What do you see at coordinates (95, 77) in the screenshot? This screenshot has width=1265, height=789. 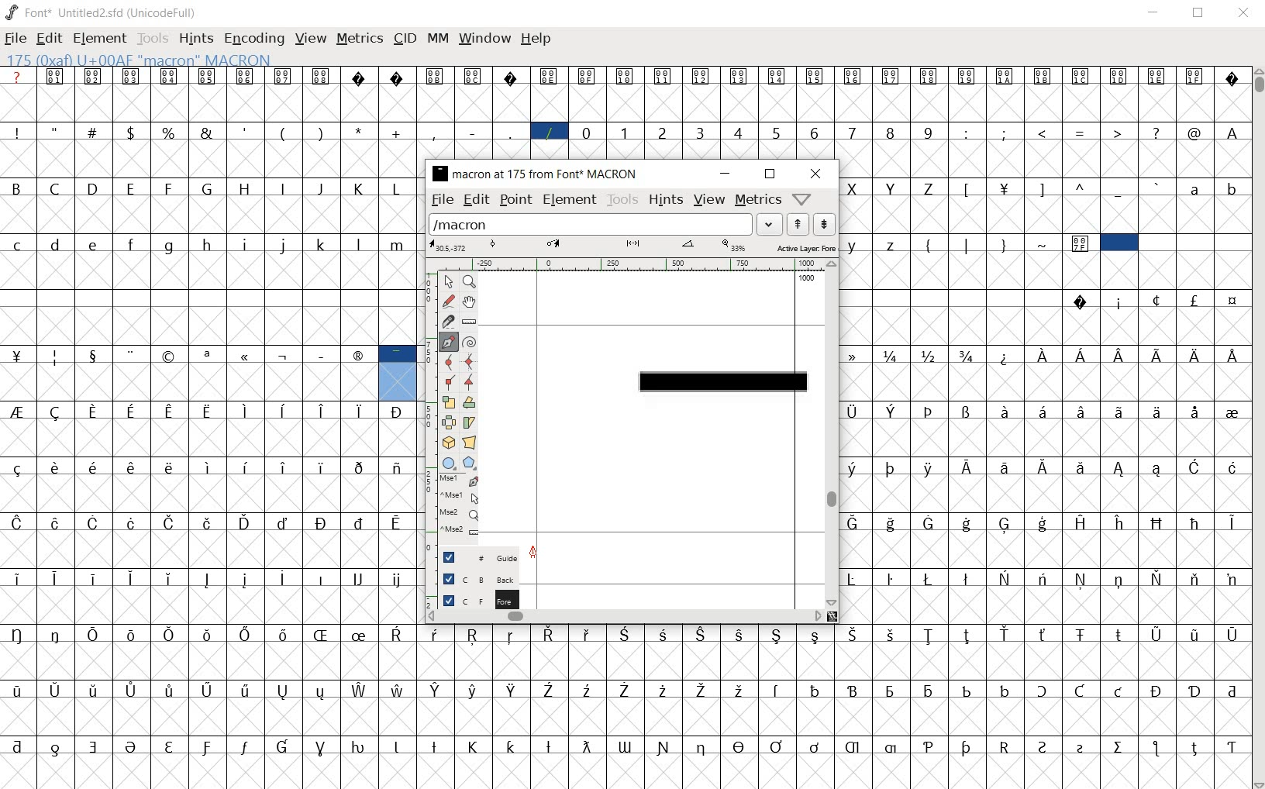 I see `Symbol` at bounding box center [95, 77].